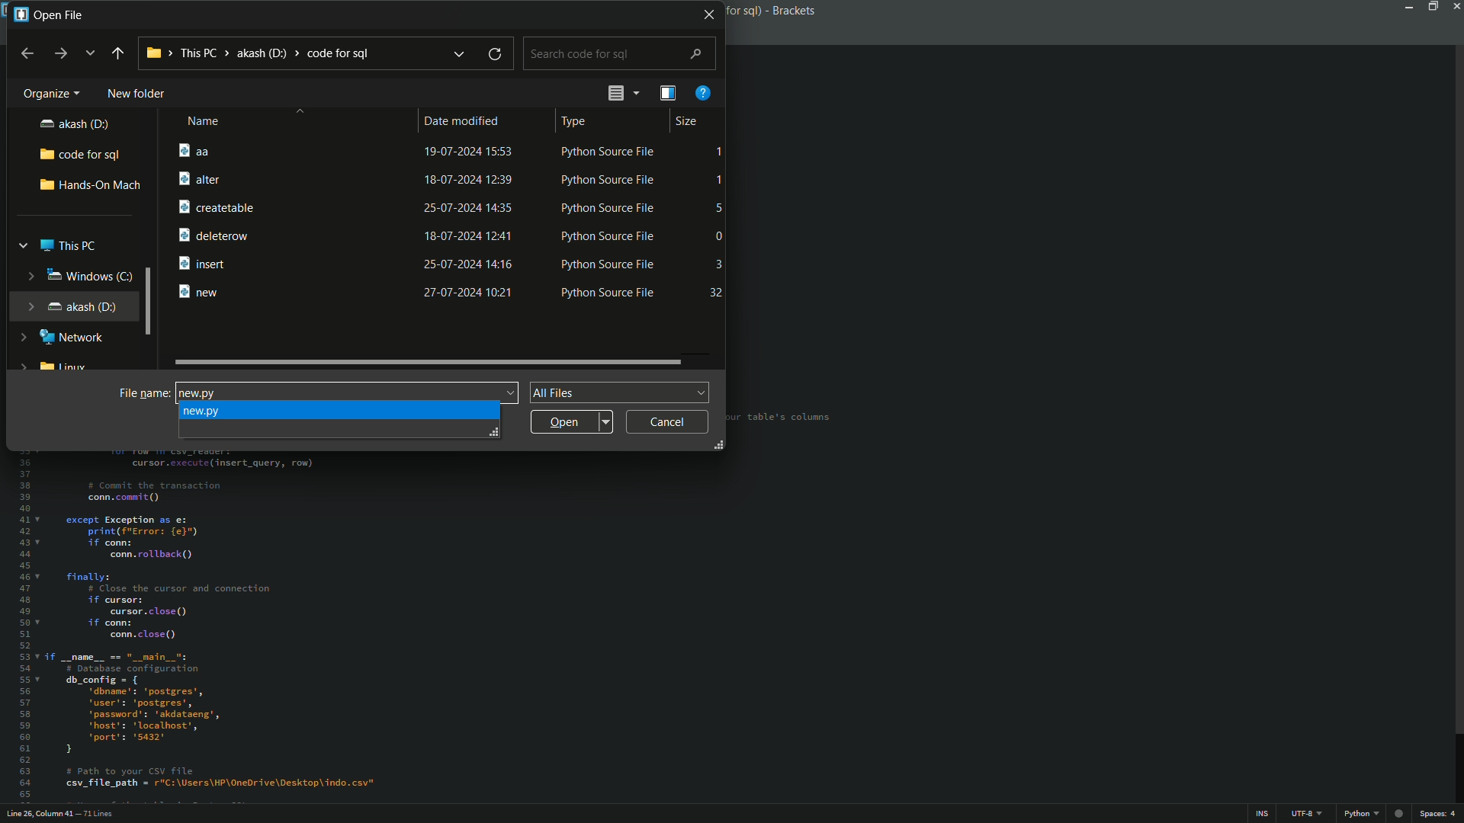 The image size is (1464, 823). Describe the element at coordinates (612, 264) in the screenshot. I see `Python Source File` at that location.